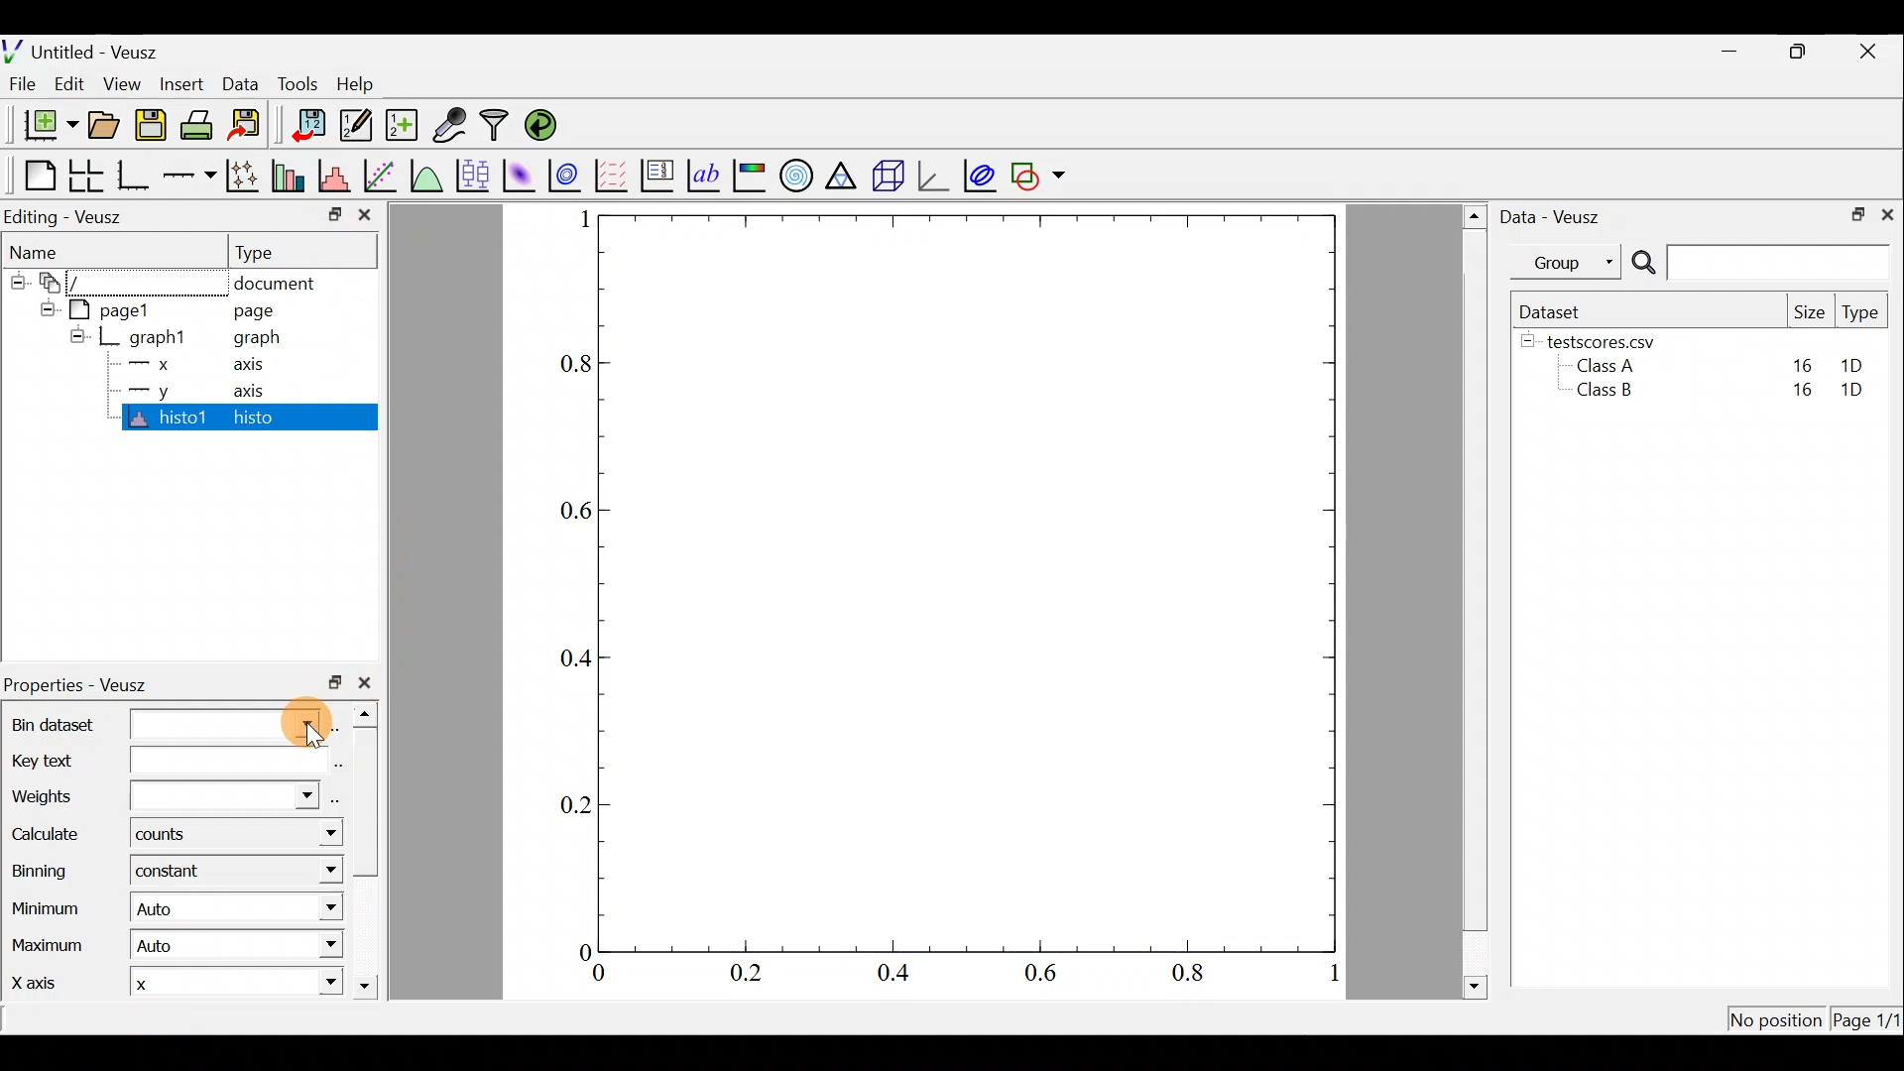  I want to click on Class A, so click(1610, 365).